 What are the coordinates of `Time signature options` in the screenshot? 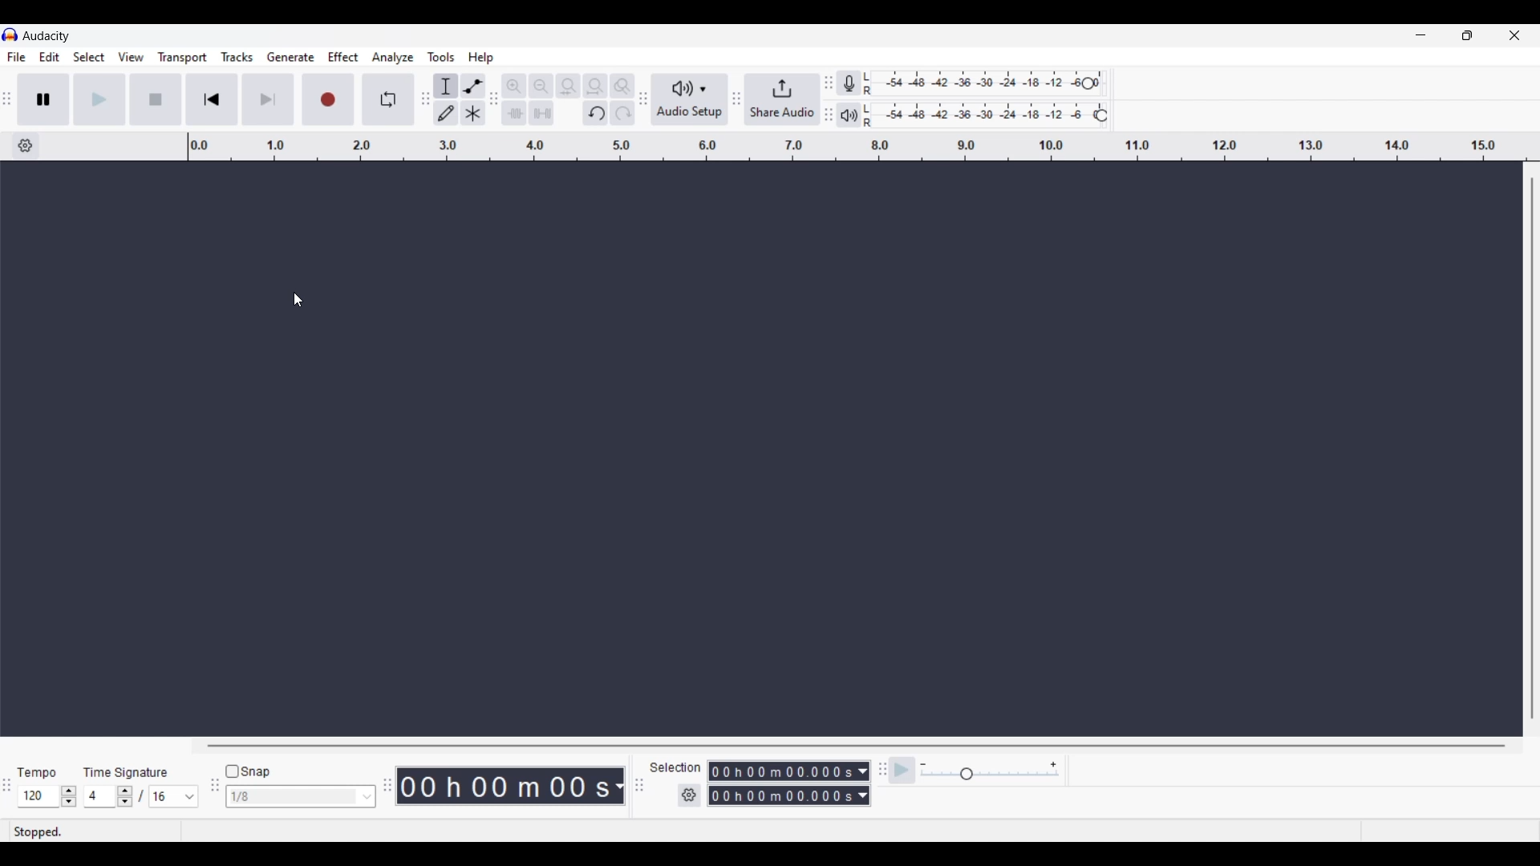 It's located at (190, 797).